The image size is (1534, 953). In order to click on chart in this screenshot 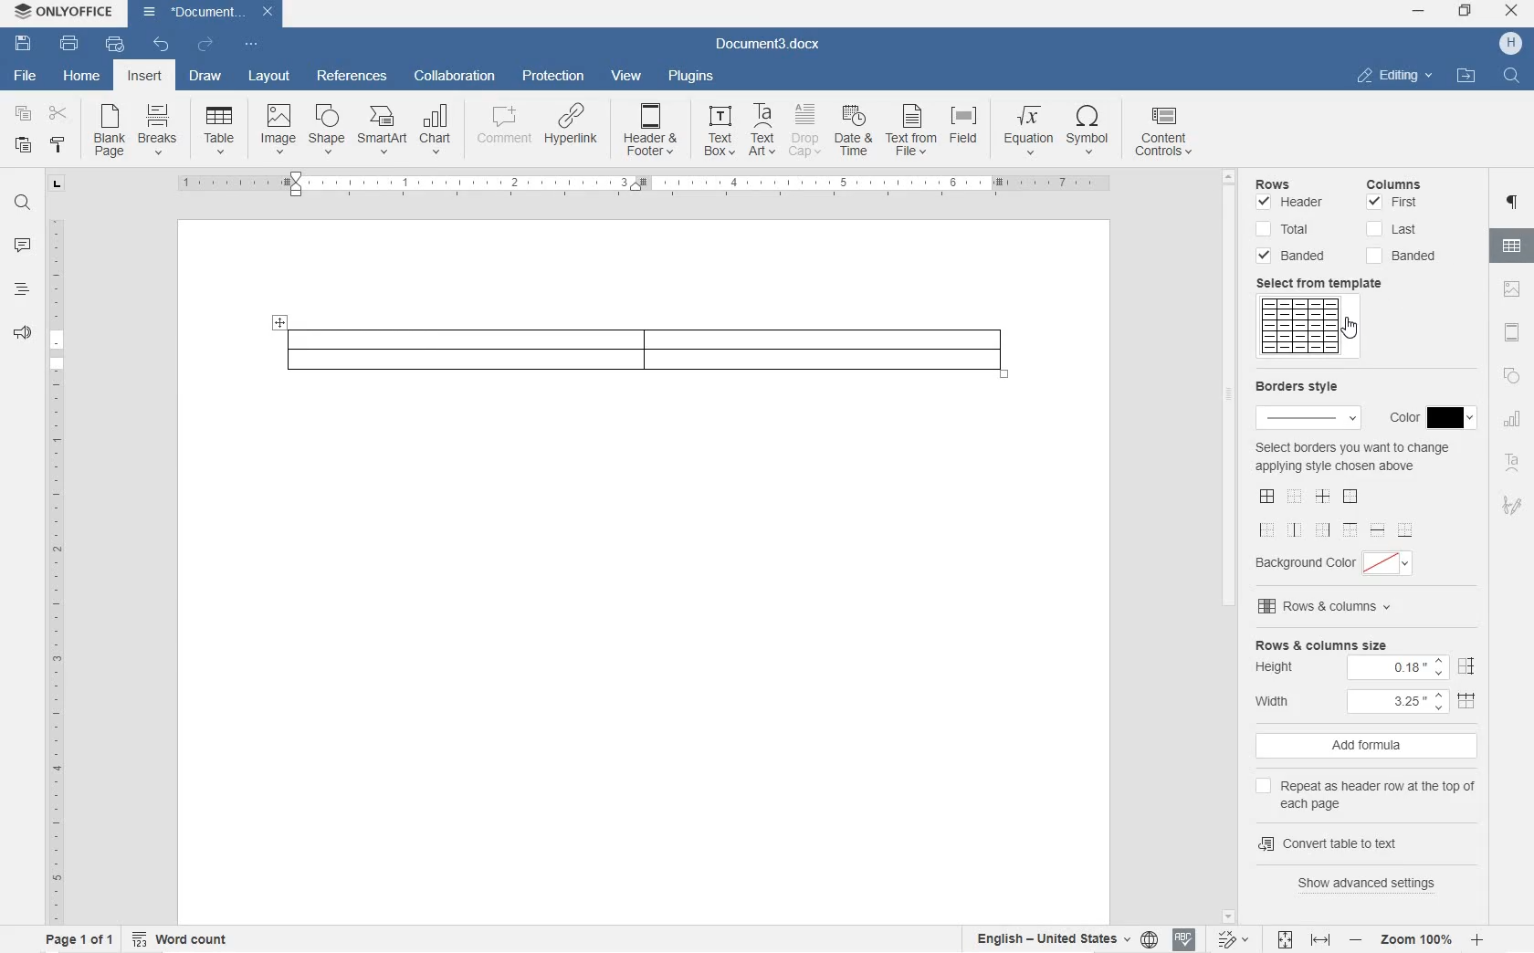, I will do `click(436, 130)`.